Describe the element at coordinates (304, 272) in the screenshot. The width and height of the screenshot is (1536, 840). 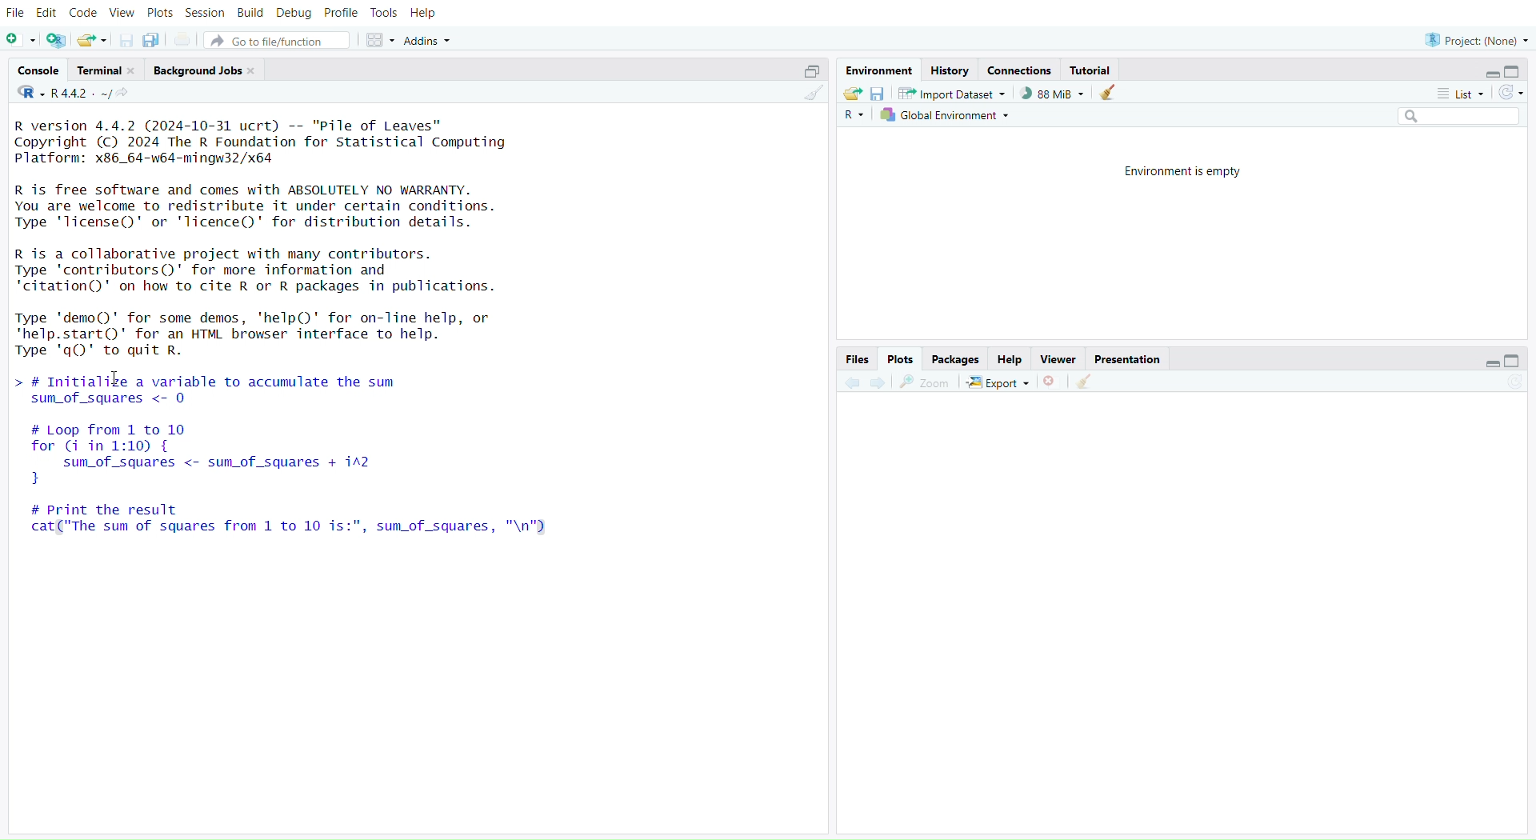
I see `R is a collaborative project with many contributors.
Type 'contributors()' for more information and
"citation()' on how to cite R or R packages in publications.` at that location.